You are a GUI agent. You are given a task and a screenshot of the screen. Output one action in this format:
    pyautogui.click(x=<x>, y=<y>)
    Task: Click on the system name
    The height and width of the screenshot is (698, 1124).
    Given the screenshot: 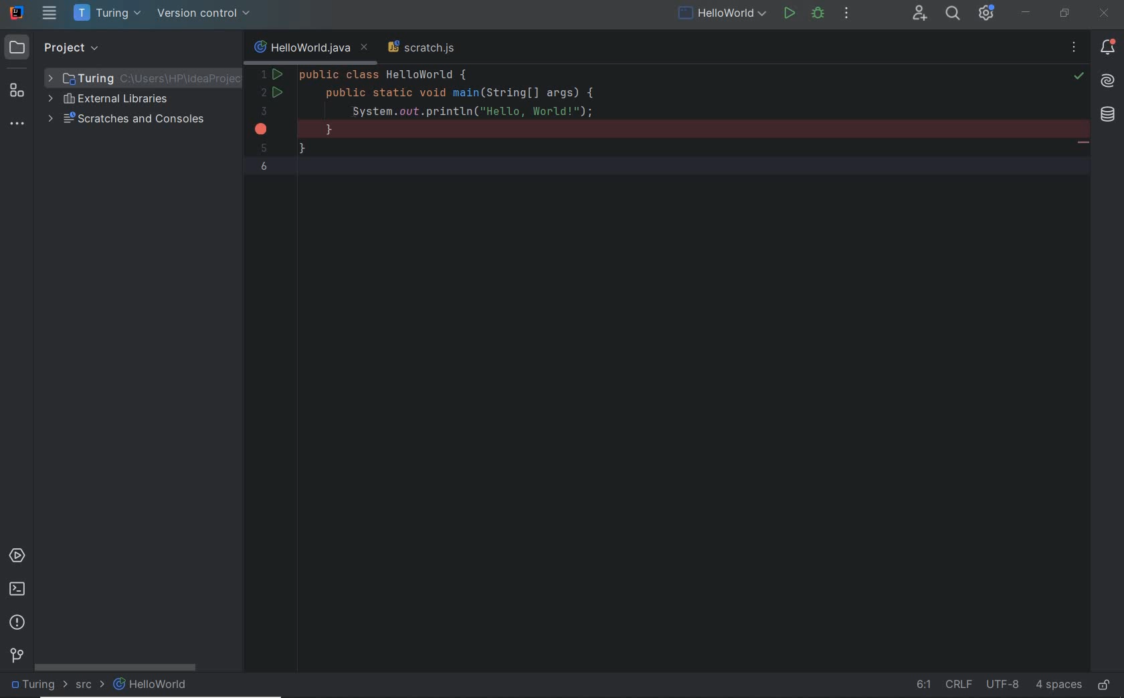 What is the action you would take?
    pyautogui.click(x=17, y=13)
    